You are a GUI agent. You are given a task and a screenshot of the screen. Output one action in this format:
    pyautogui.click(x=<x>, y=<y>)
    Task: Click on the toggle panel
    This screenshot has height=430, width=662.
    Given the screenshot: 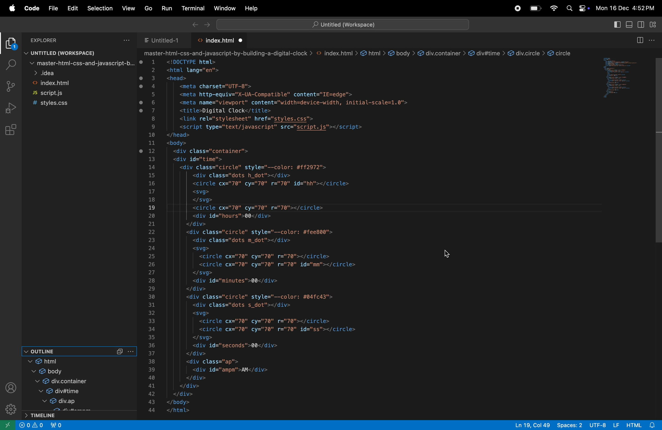 What is the action you would take?
    pyautogui.click(x=631, y=25)
    